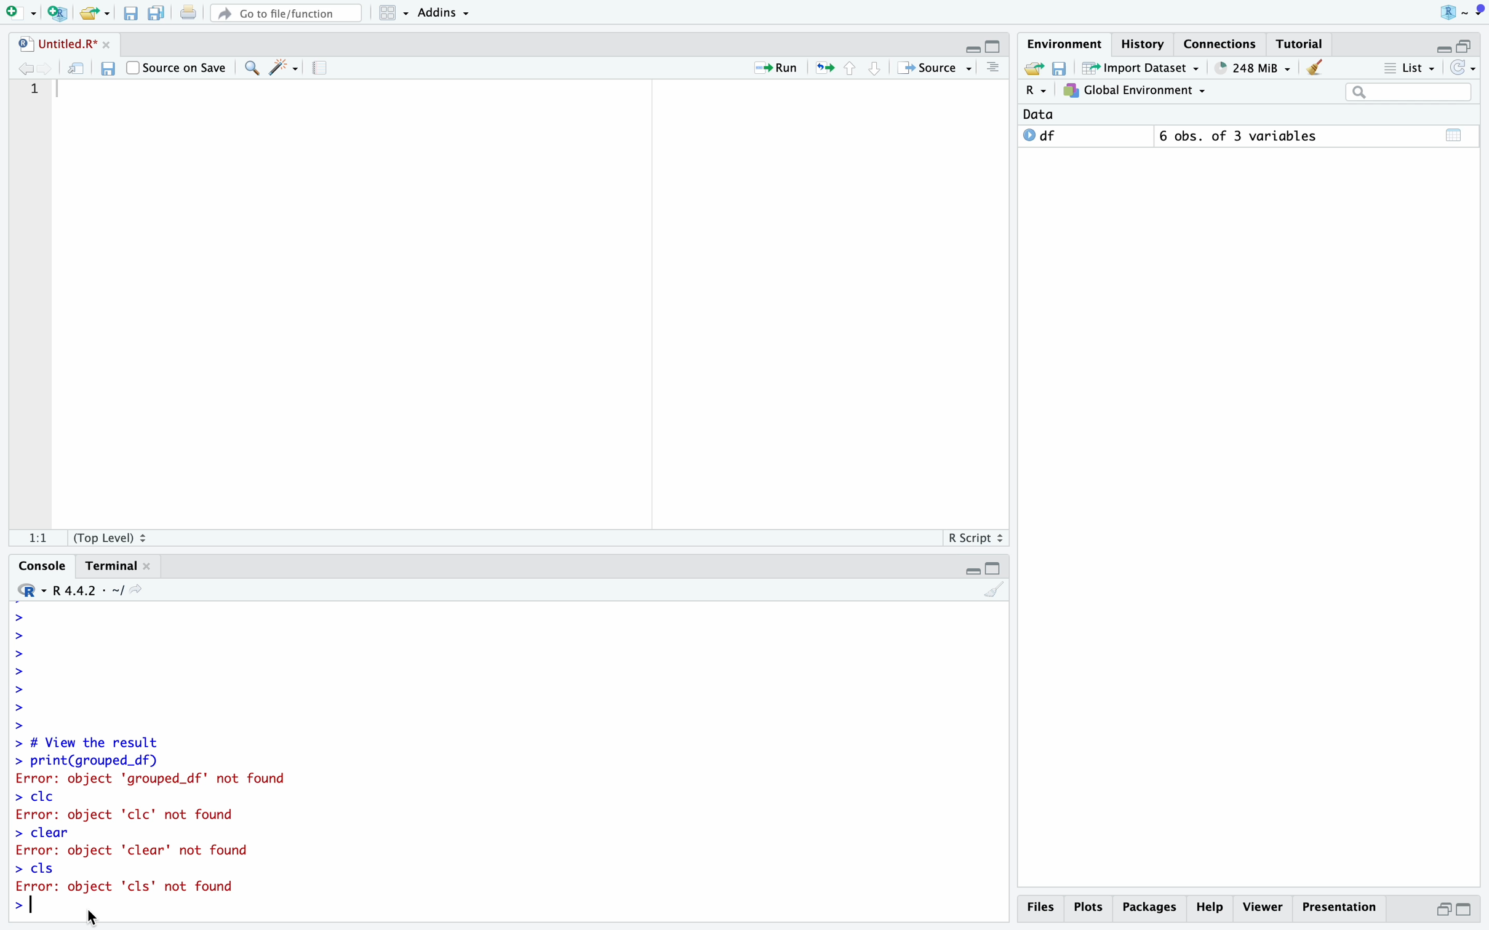 This screenshot has width=1489, height=930. I want to click on Print, so click(189, 12).